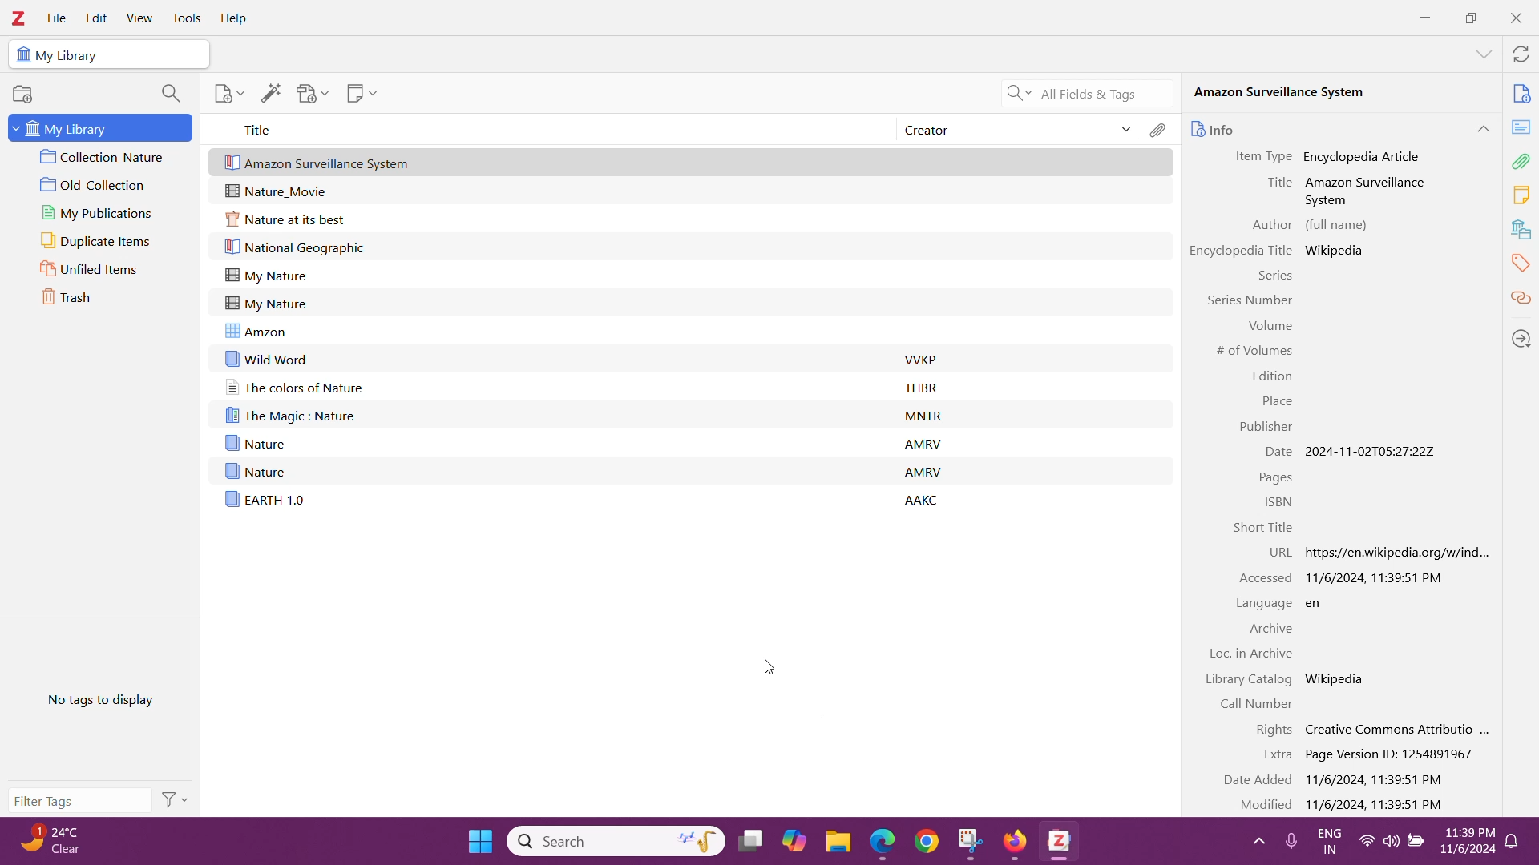 This screenshot has height=865, width=1539. Describe the element at coordinates (1400, 553) in the screenshot. I see `Webpage URL` at that location.